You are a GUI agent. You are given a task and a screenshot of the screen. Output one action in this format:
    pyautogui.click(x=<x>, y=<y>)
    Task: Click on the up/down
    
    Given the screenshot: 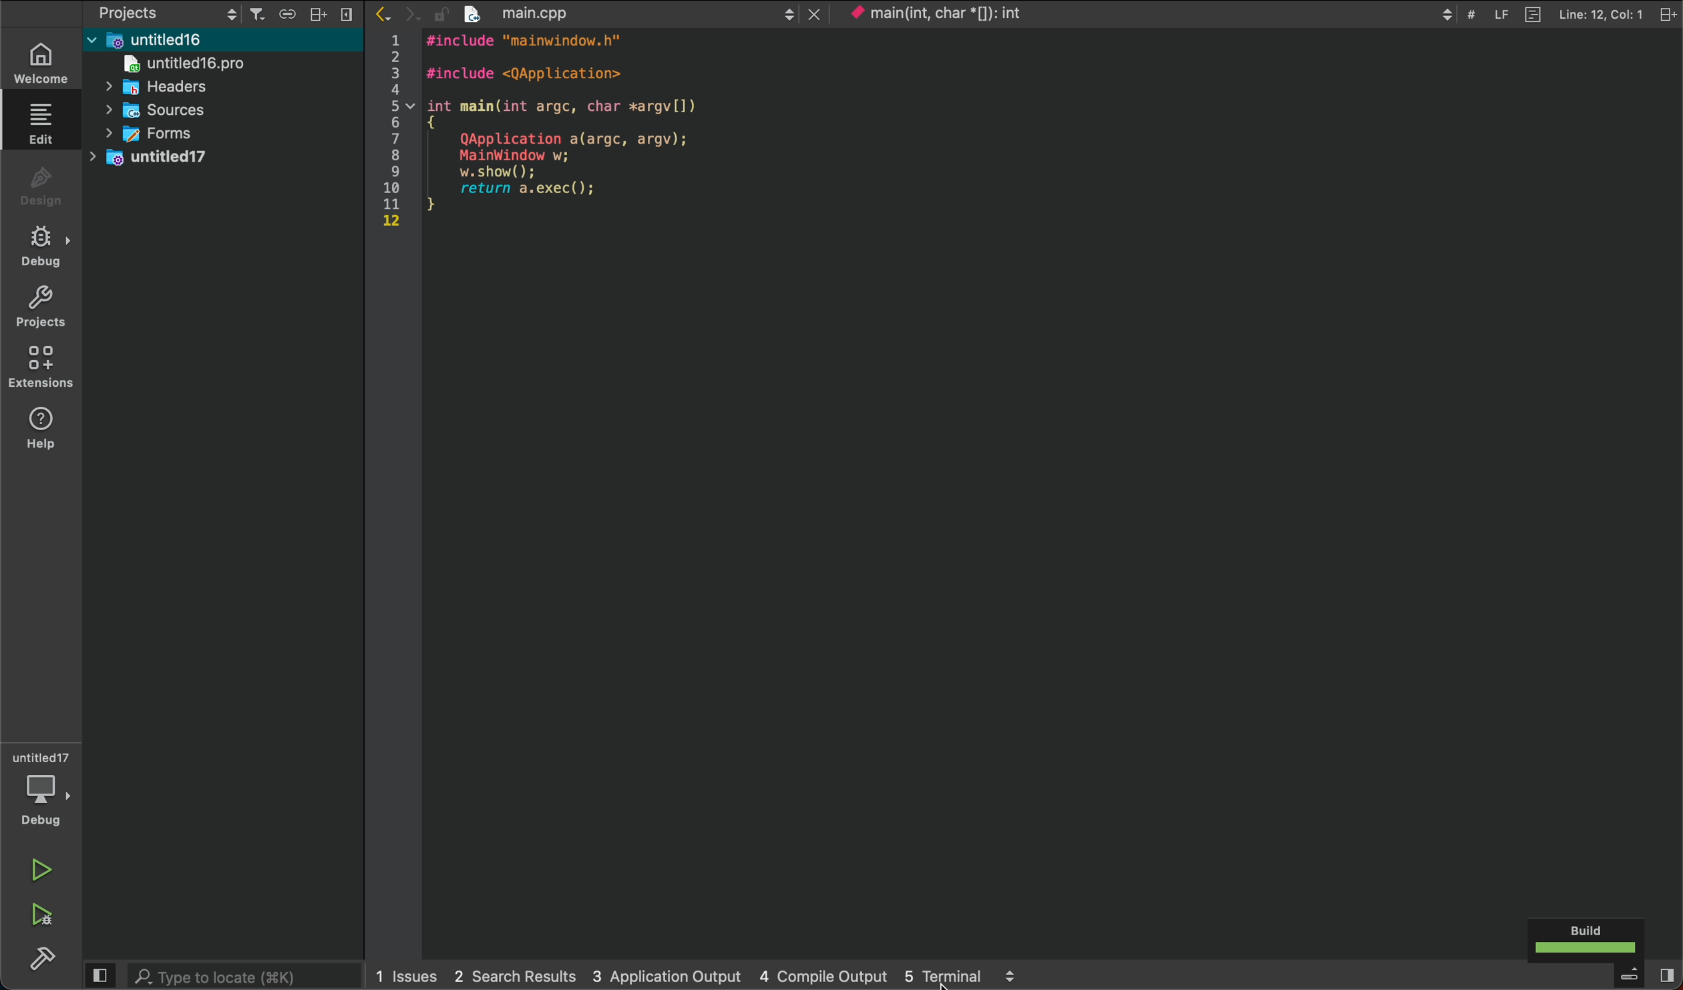 What is the action you would take?
    pyautogui.click(x=230, y=12)
    